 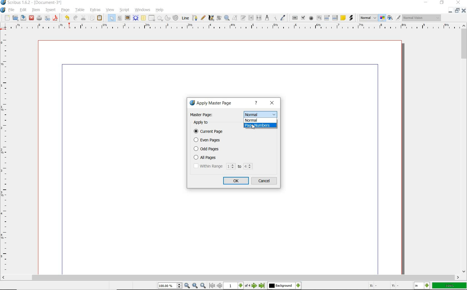 I want to click on script, so click(x=125, y=10).